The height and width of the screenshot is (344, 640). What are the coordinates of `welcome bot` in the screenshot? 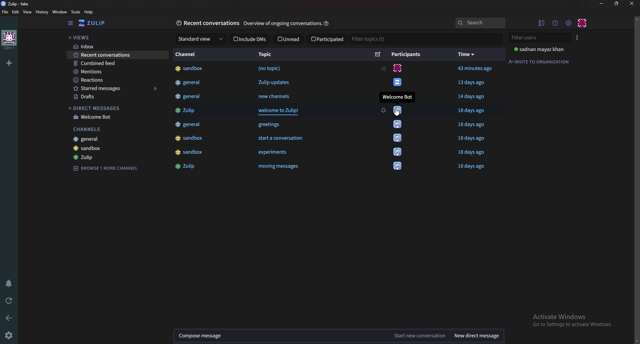 It's located at (116, 117).